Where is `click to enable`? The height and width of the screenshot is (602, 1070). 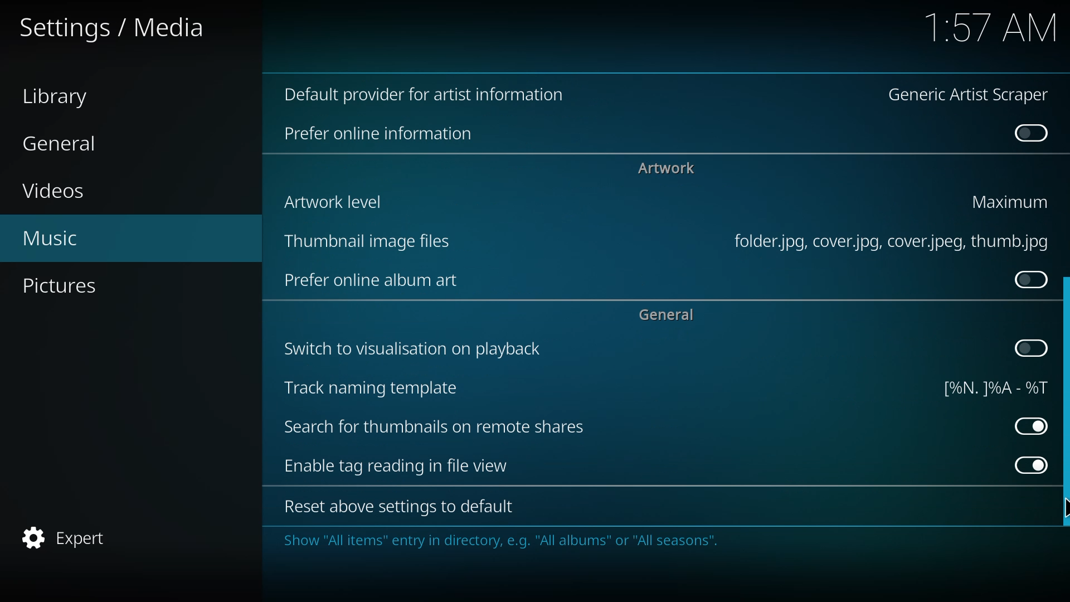 click to enable is located at coordinates (1027, 279).